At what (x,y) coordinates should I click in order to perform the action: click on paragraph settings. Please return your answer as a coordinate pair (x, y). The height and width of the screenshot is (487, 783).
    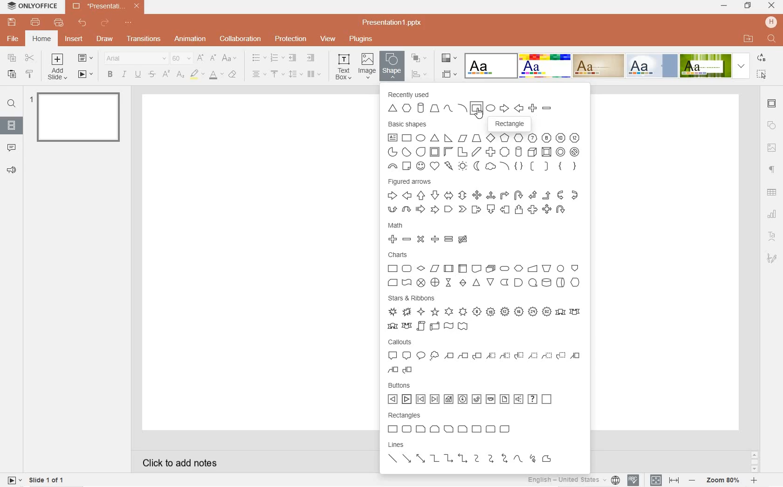
    Looking at the image, I should click on (772, 169).